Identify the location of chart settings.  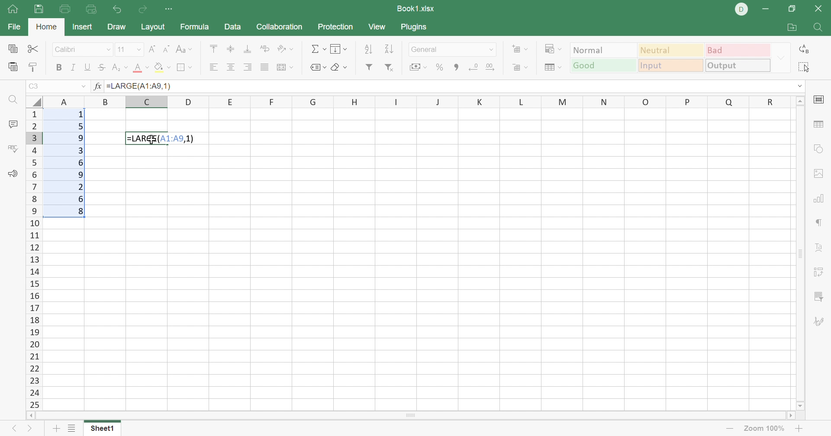
(819, 199).